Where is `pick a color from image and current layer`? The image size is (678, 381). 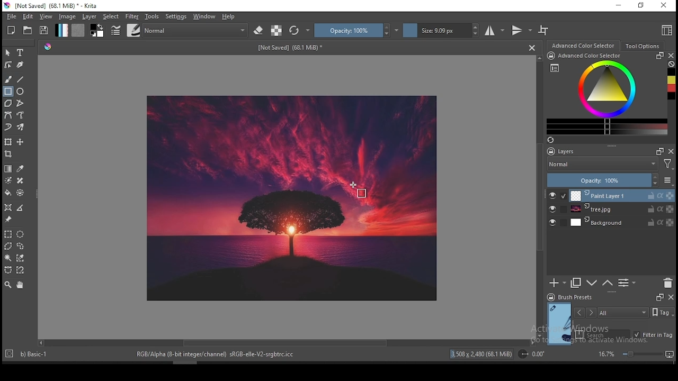 pick a color from image and current layer is located at coordinates (20, 168).